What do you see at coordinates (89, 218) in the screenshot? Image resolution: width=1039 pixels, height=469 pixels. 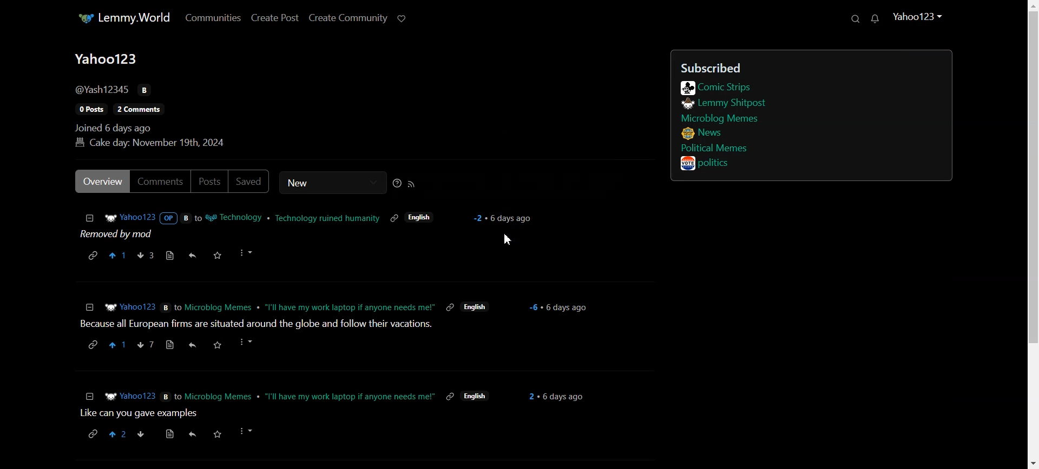 I see `Collapse` at bounding box center [89, 218].